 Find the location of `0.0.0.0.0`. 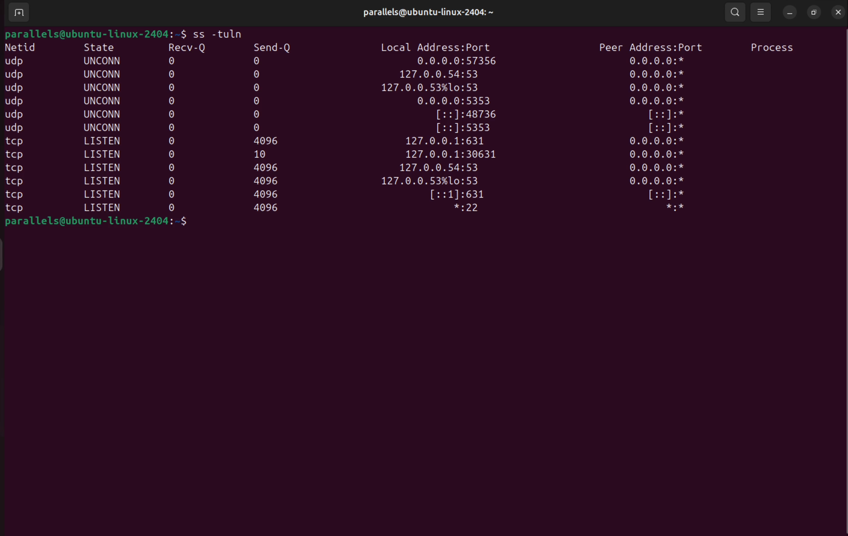

0.0.0.0.0 is located at coordinates (452, 102).